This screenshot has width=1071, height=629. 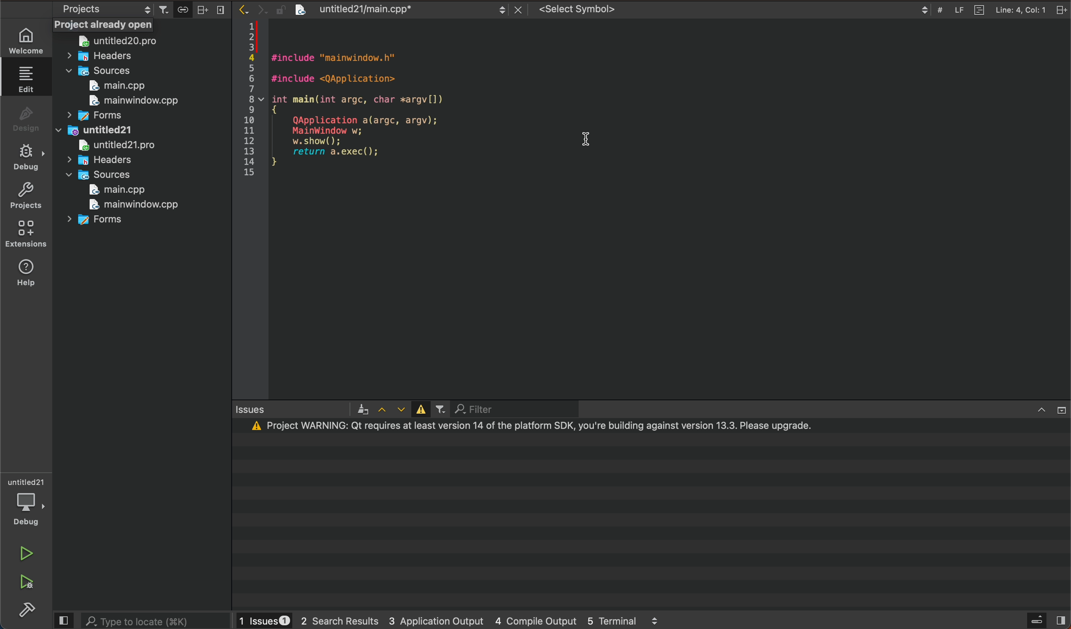 What do you see at coordinates (25, 514) in the screenshot?
I see `debug` at bounding box center [25, 514].